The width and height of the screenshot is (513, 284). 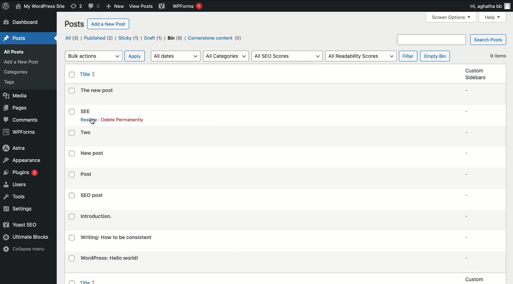 What do you see at coordinates (498, 55) in the screenshot?
I see `9 items` at bounding box center [498, 55].